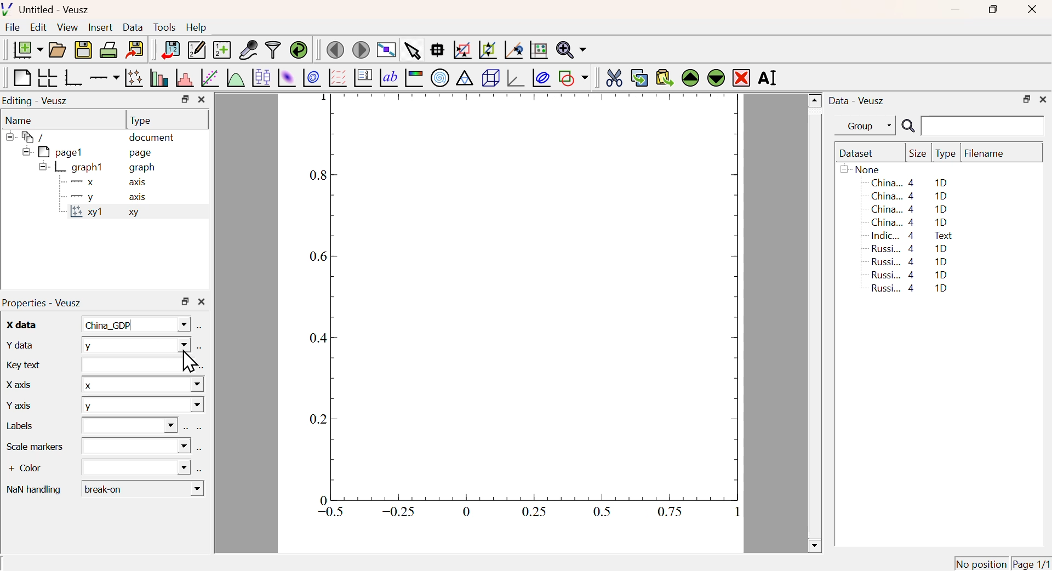 This screenshot has height=571, width=1052. Describe the element at coordinates (136, 467) in the screenshot. I see `Dropdown` at that location.